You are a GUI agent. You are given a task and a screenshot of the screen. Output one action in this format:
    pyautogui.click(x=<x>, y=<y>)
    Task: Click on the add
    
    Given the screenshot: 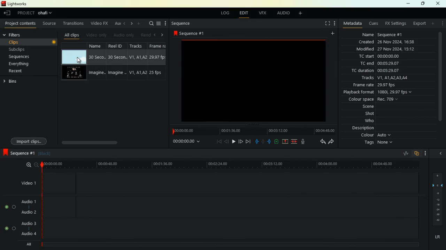 What is the action you would take?
    pyautogui.click(x=332, y=34)
    